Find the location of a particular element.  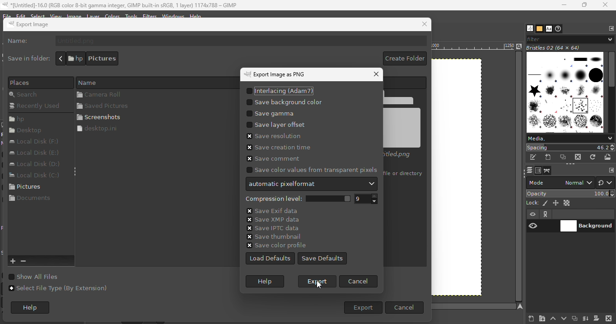

Create a new layer is located at coordinates (527, 318).